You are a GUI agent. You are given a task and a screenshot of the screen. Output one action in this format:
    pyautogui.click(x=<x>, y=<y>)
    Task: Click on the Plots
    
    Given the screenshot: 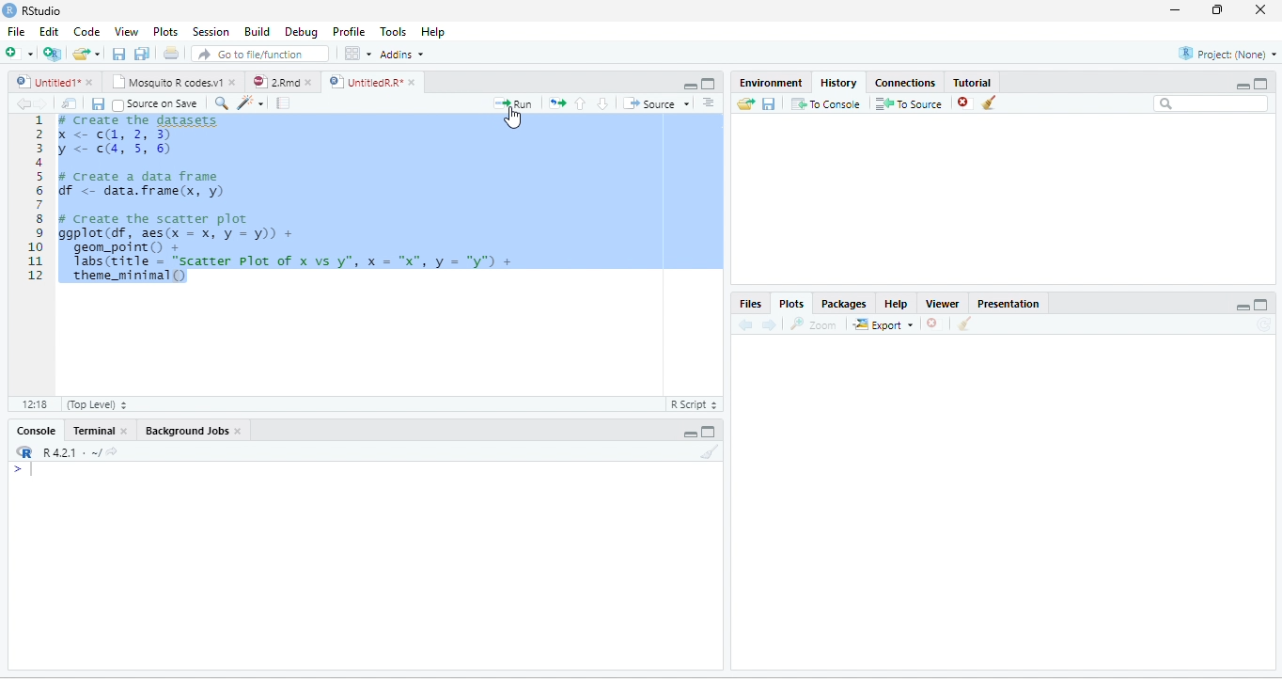 What is the action you would take?
    pyautogui.click(x=791, y=302)
    